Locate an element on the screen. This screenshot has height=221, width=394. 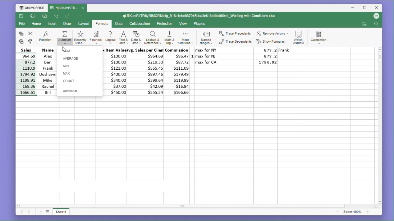
logical is located at coordinates (110, 38).